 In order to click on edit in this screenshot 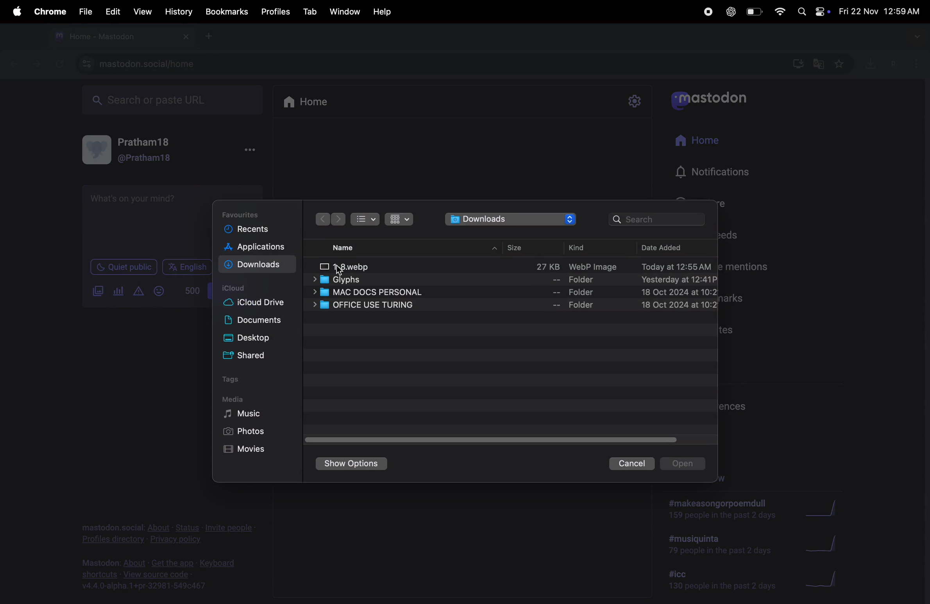, I will do `click(113, 12)`.